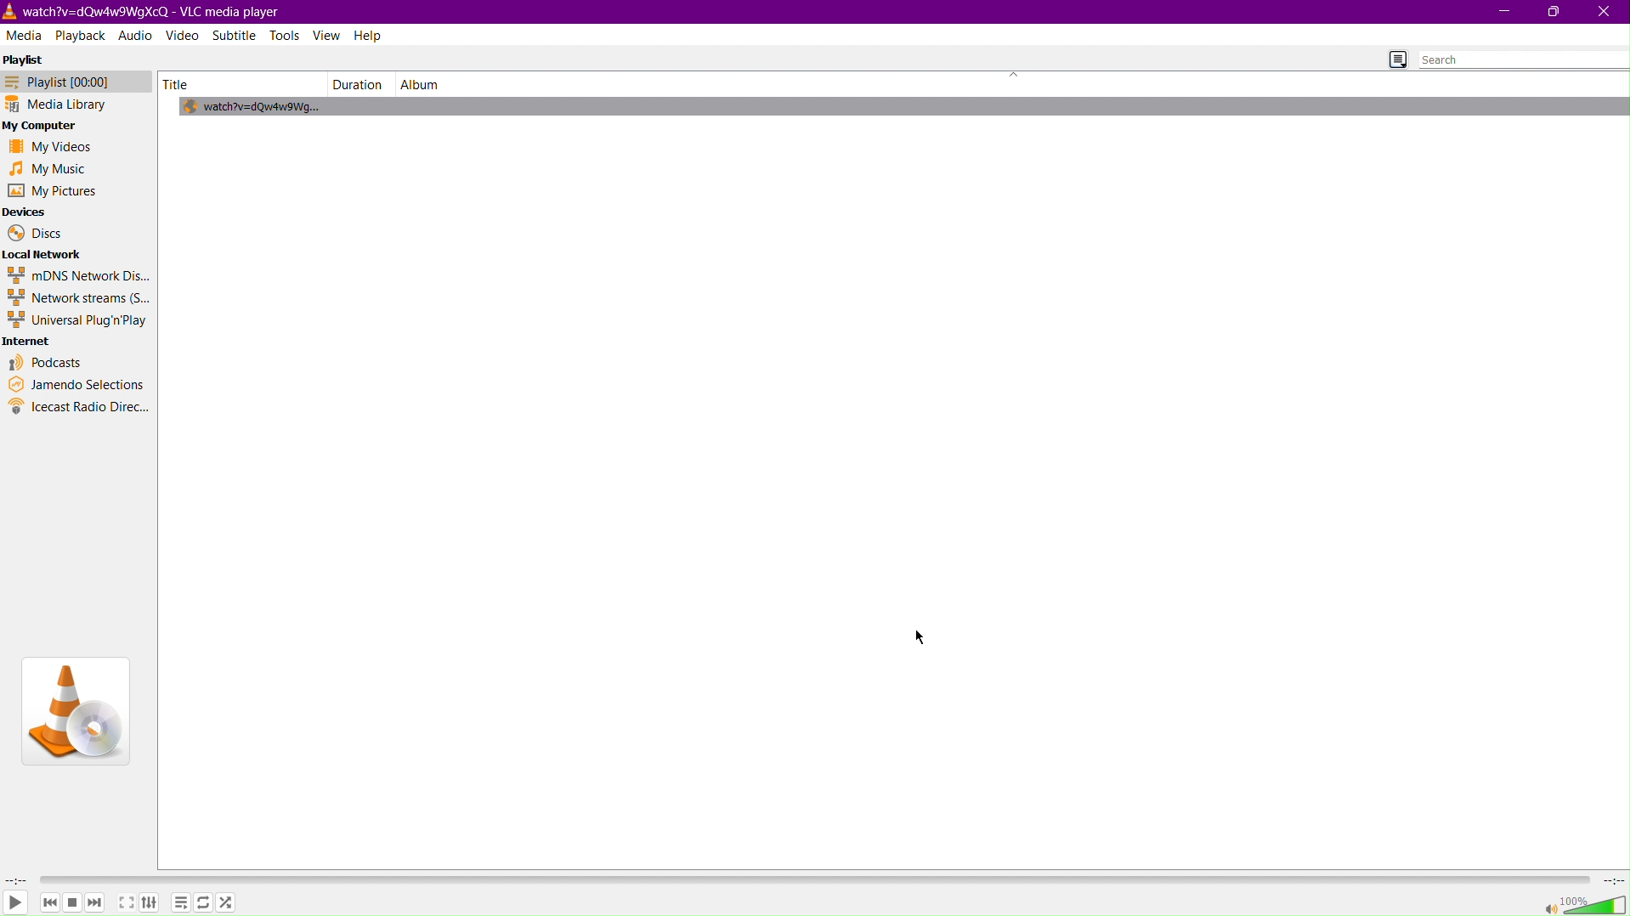  What do you see at coordinates (1611, 880) in the screenshot?
I see `Remaining time` at bounding box center [1611, 880].